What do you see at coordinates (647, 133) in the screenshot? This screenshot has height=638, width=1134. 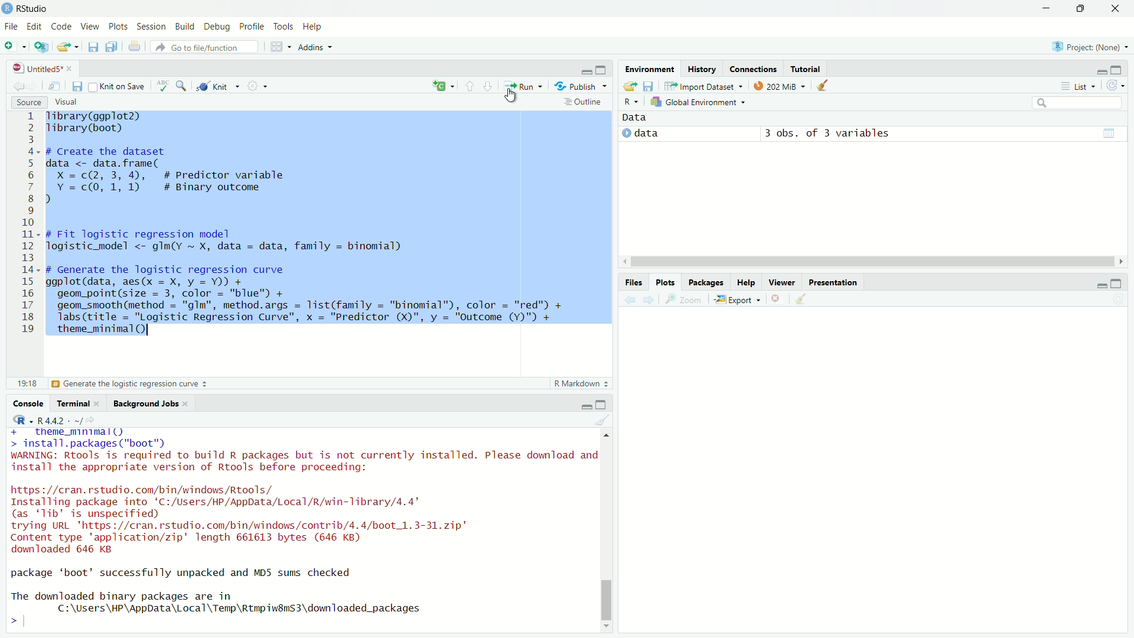 I see `data` at bounding box center [647, 133].